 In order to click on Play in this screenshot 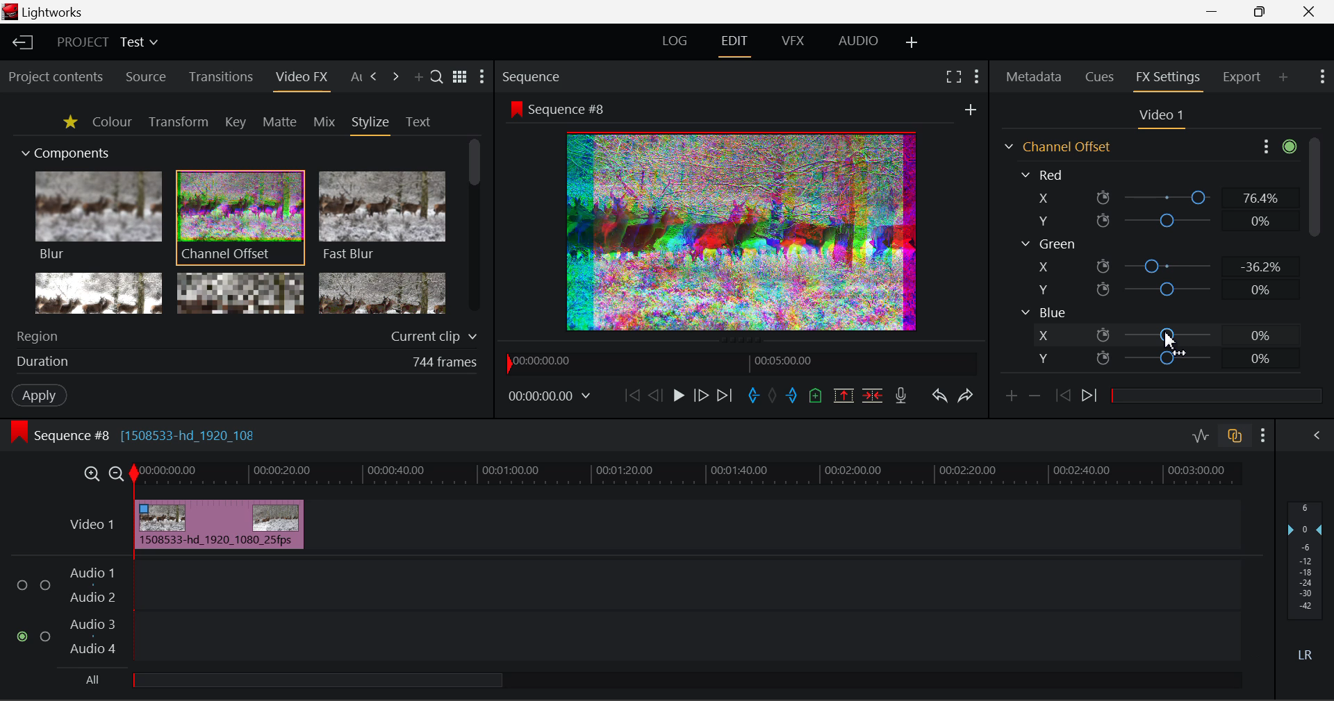, I will do `click(677, 396)`.